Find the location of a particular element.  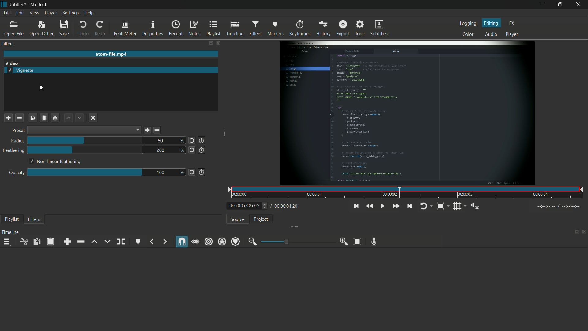

preset is located at coordinates (18, 131).